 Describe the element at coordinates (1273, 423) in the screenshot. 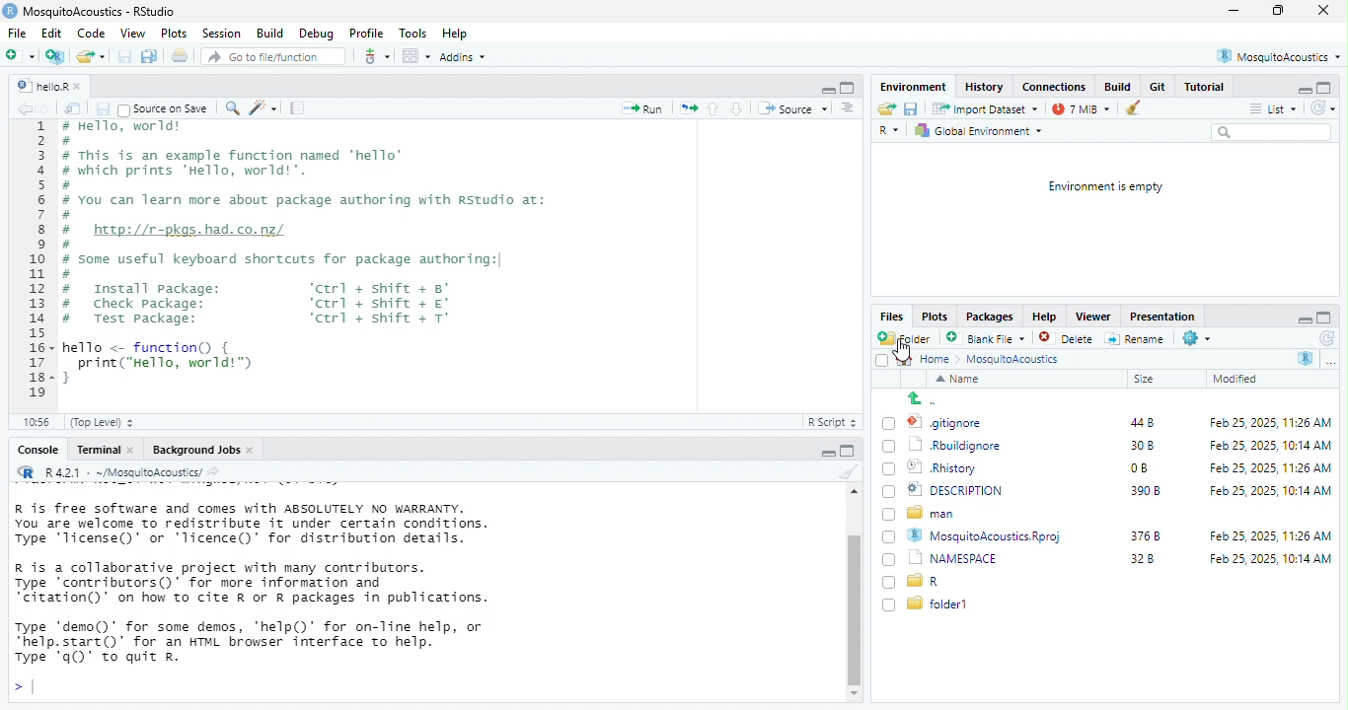

I see `Feb 25, 2025, 11:26 AM.` at that location.